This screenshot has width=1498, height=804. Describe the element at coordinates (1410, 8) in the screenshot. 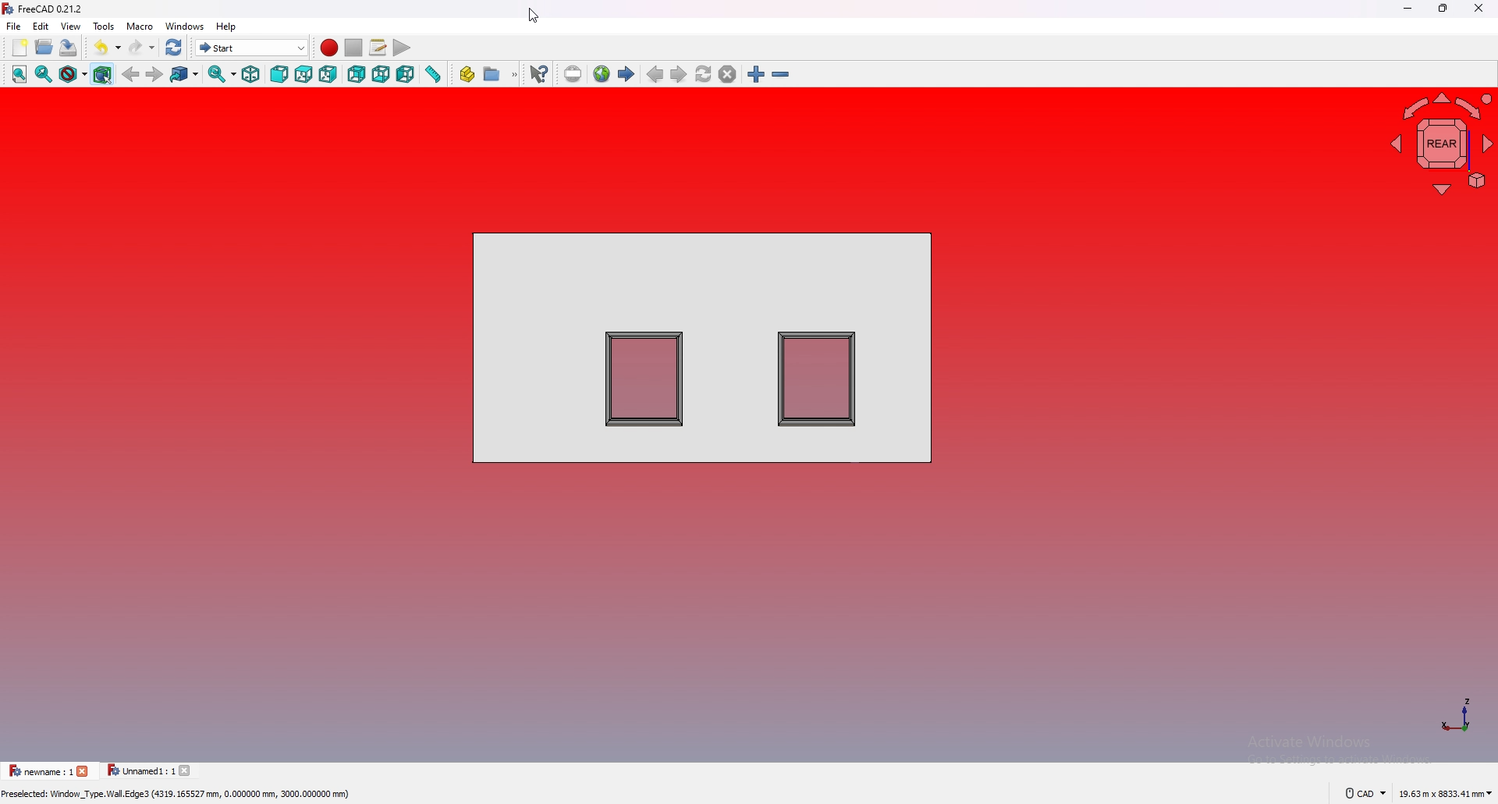

I see `minimize` at that location.